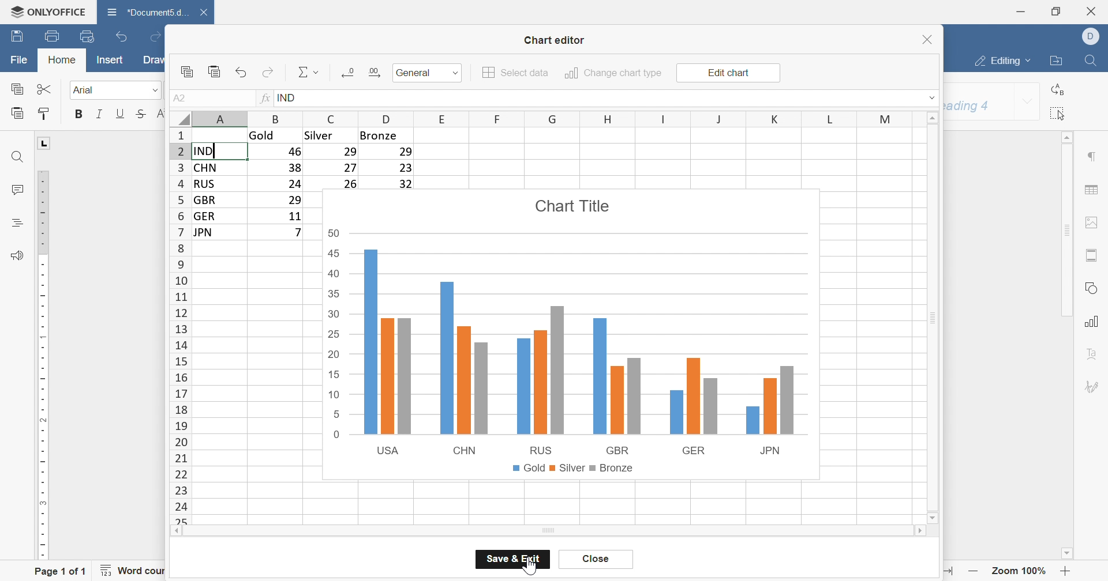 The width and height of the screenshot is (1108, 581). What do you see at coordinates (1060, 90) in the screenshot?
I see `replace` at bounding box center [1060, 90].